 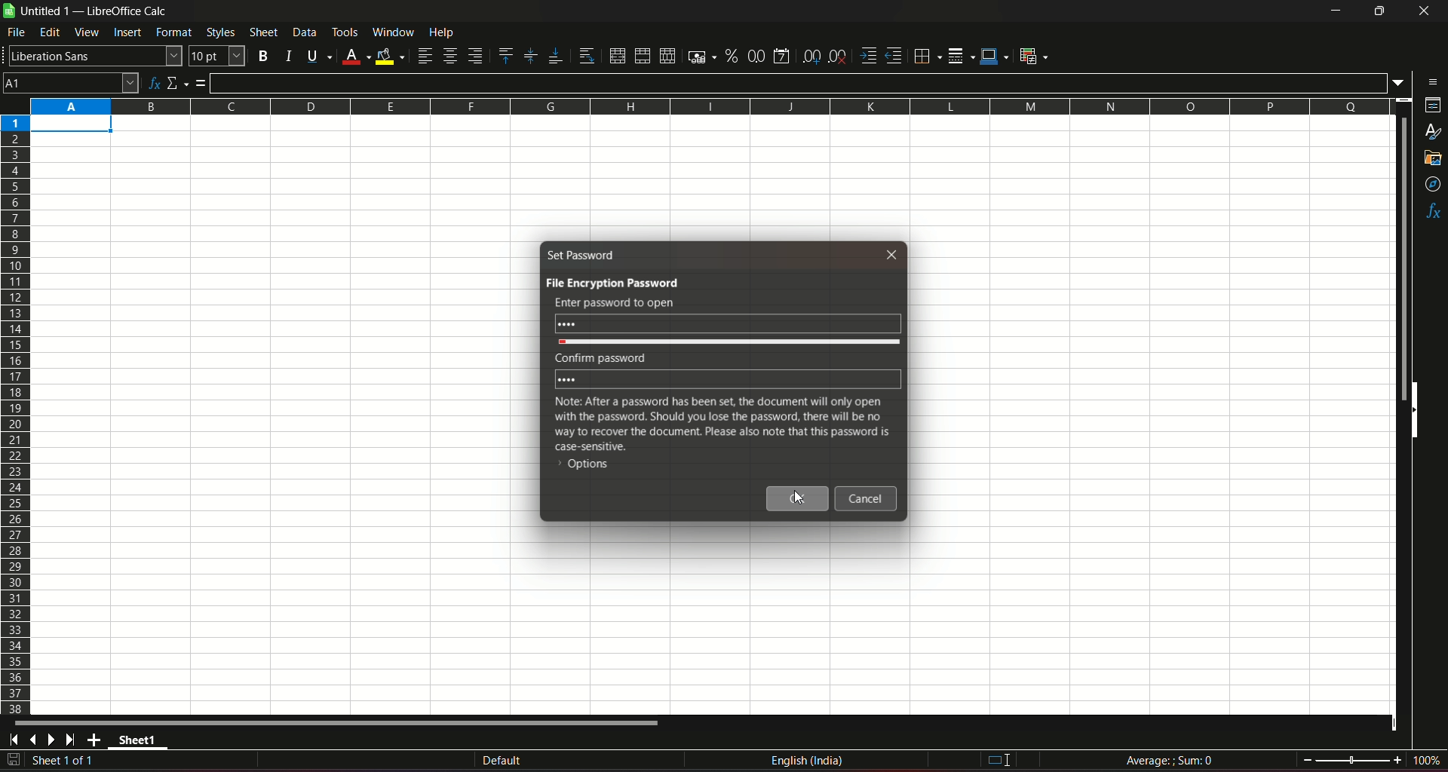 I want to click on format as number, so click(x=756, y=56).